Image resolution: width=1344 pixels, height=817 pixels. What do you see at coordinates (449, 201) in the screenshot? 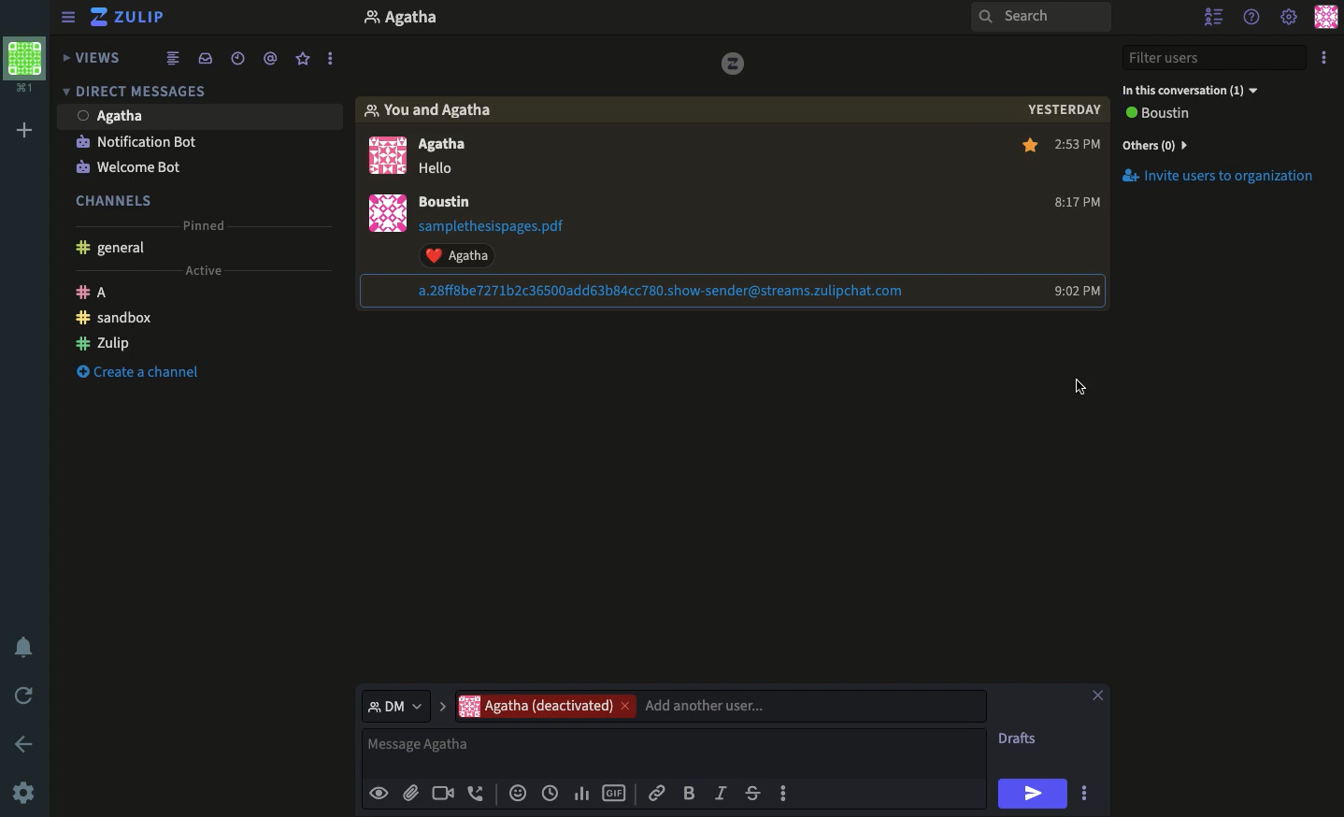
I see `User` at bounding box center [449, 201].